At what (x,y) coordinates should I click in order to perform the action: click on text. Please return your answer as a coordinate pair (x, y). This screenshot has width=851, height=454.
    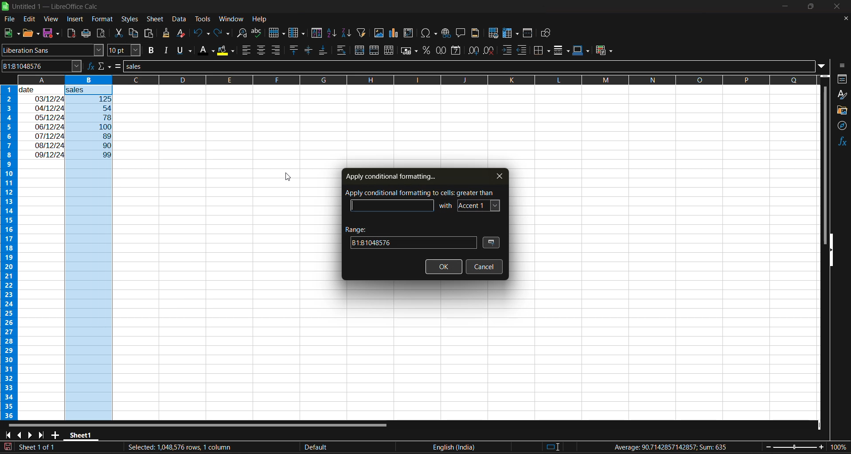
    Looking at the image, I should click on (421, 192).